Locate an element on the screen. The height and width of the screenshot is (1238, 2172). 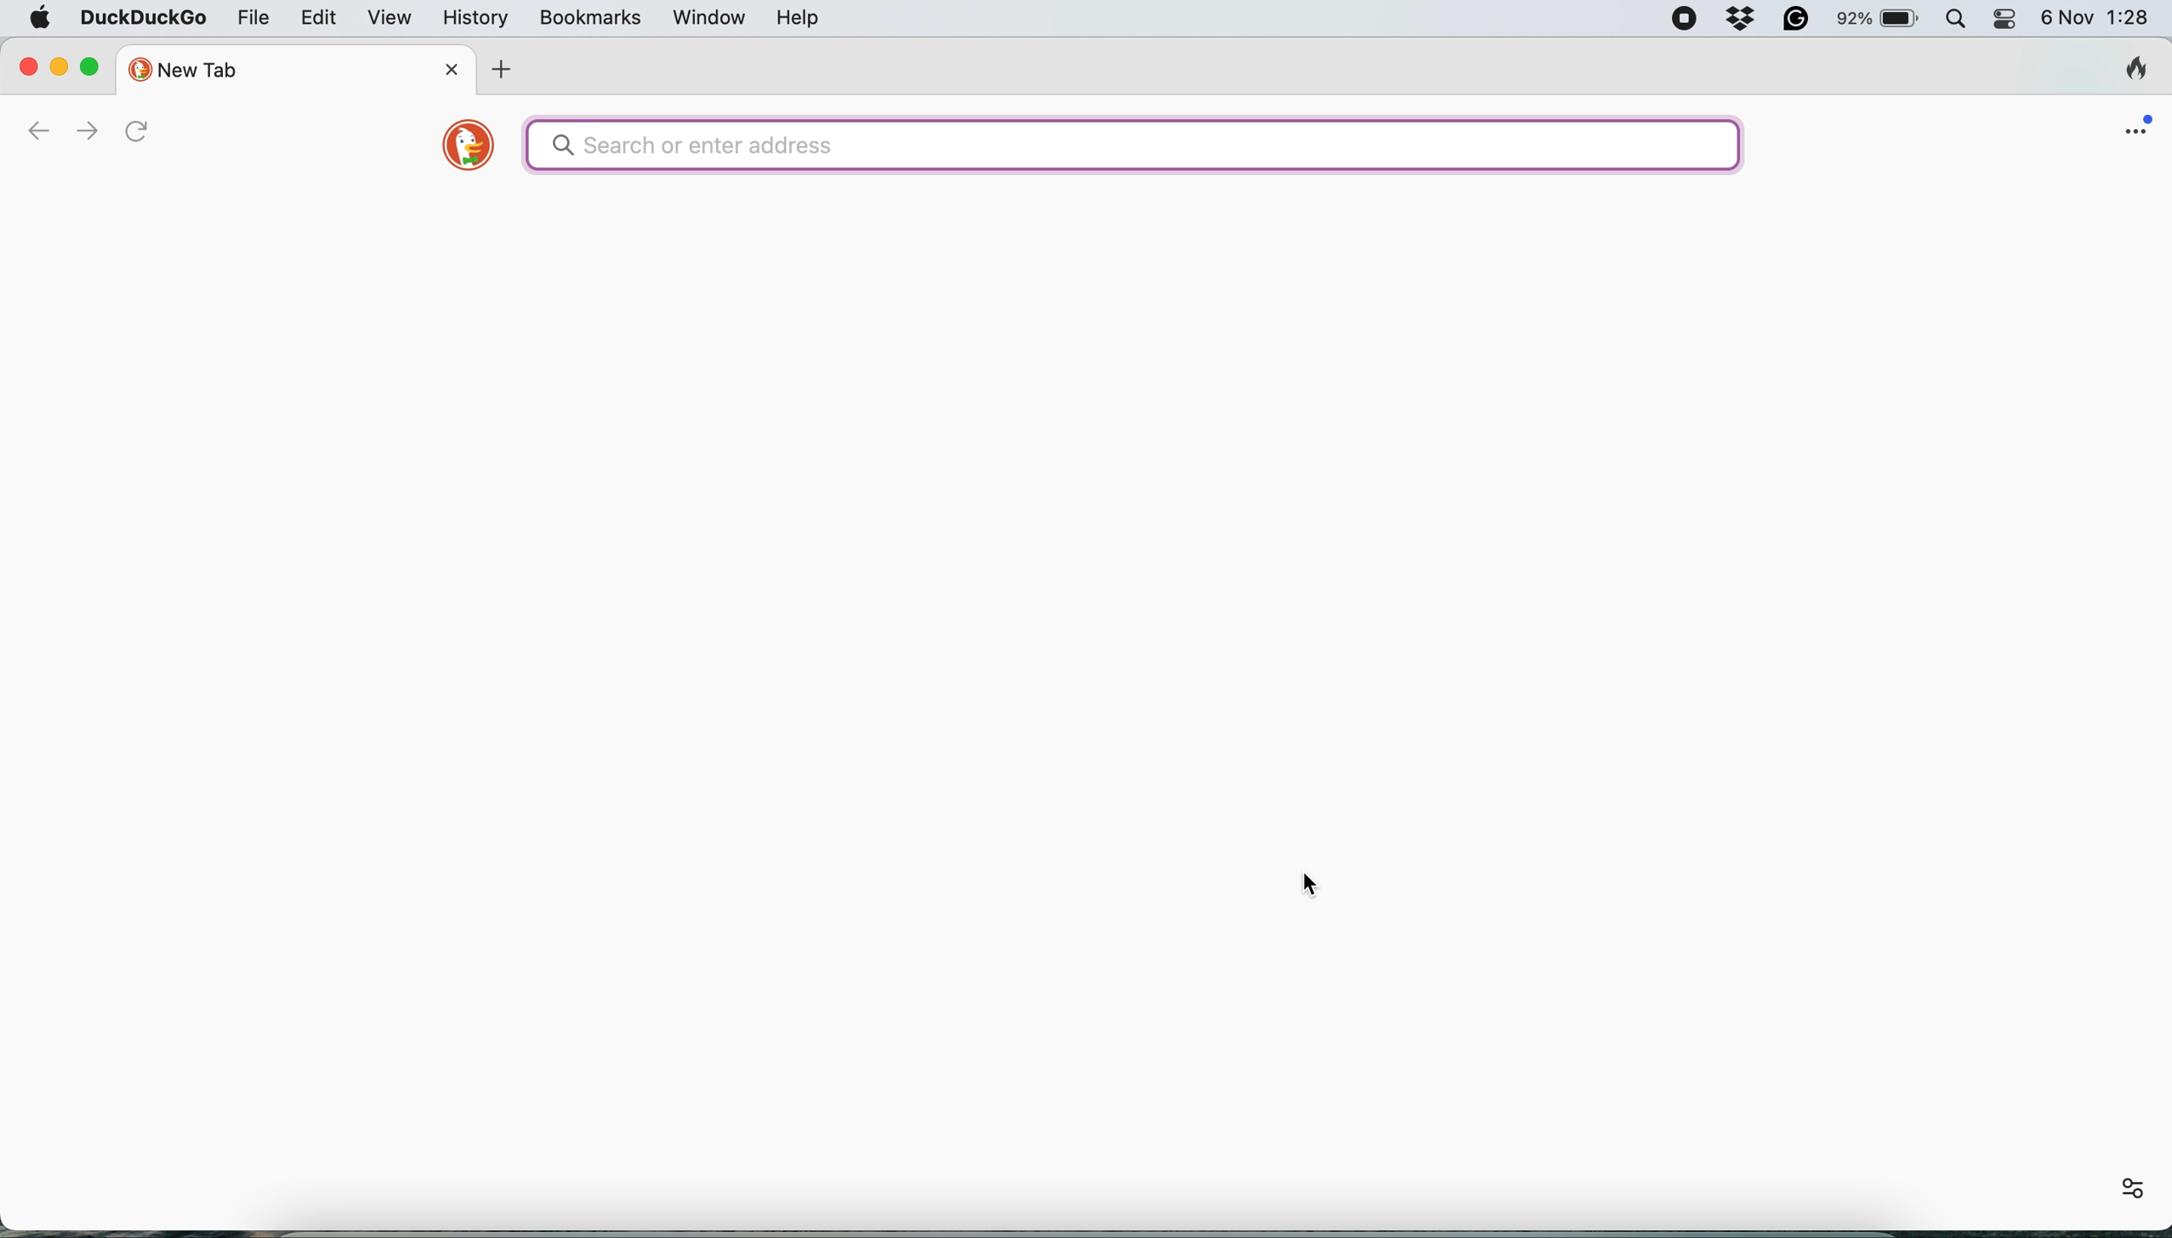
search bar is located at coordinates (1133, 147).